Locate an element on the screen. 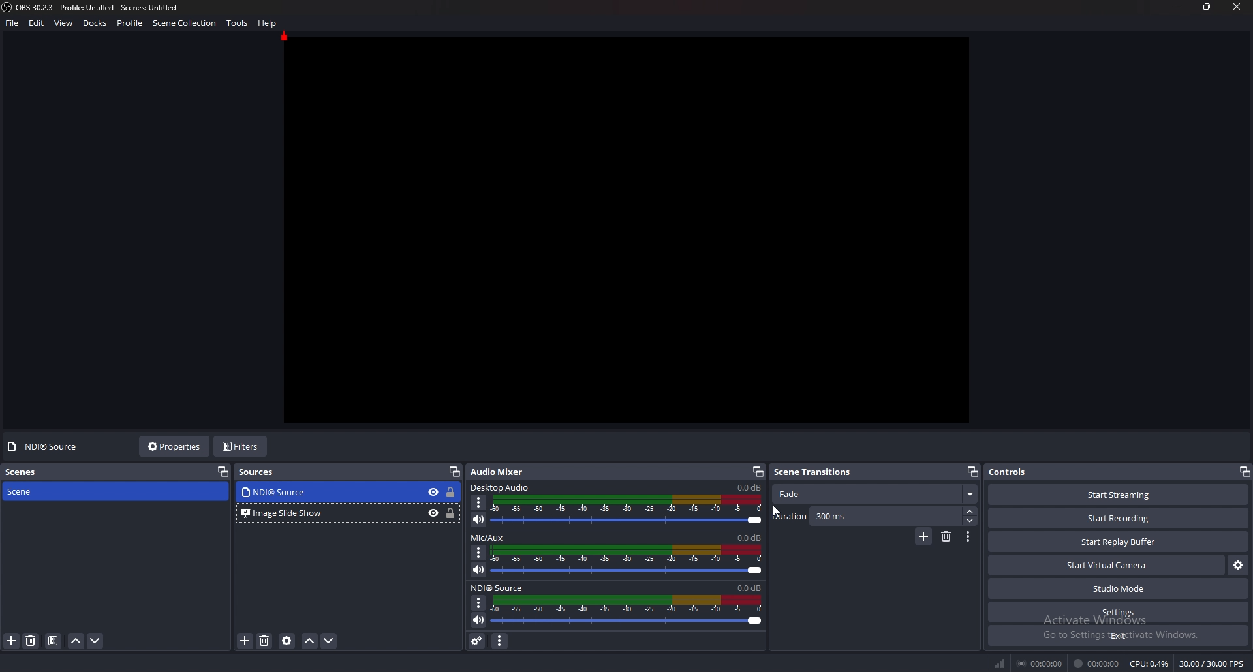 The width and height of the screenshot is (1253, 672). canvas is located at coordinates (628, 230).